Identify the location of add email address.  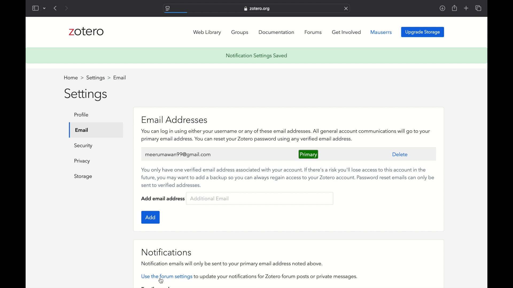
(163, 198).